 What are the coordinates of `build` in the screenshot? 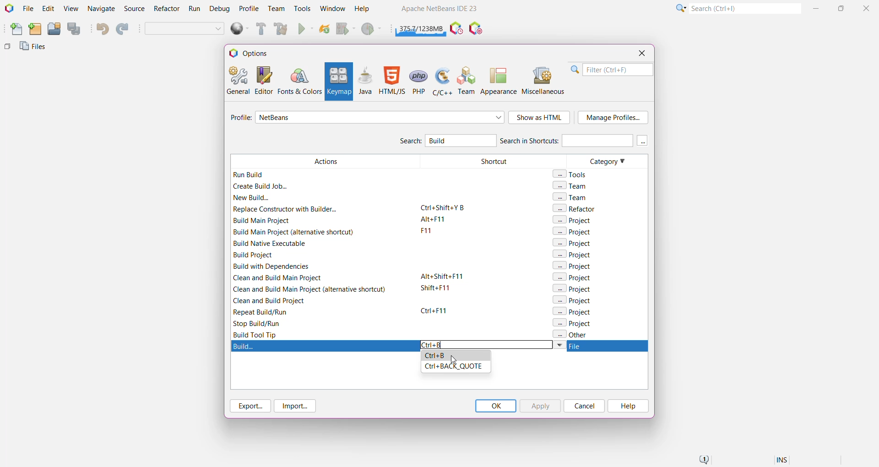 It's located at (327, 347).